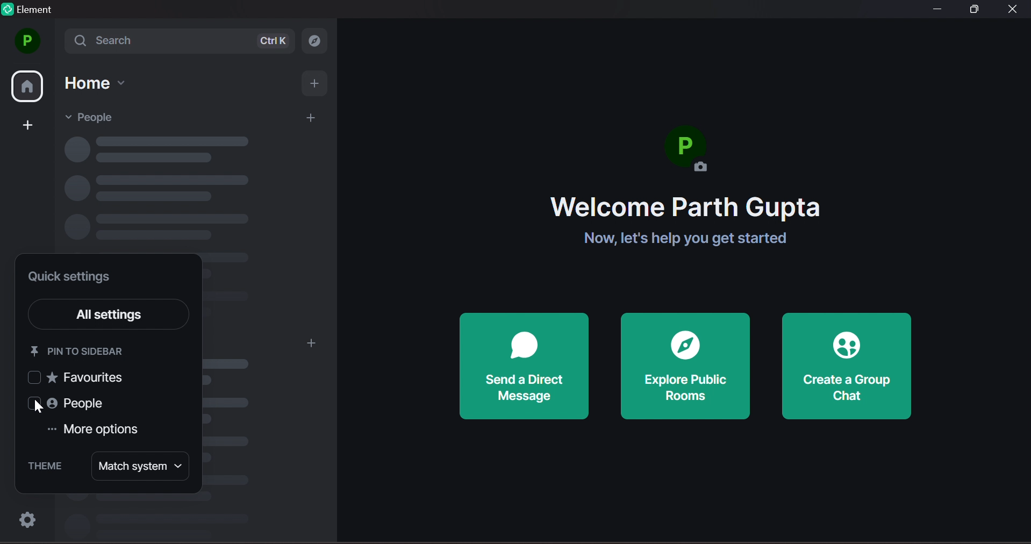  What do you see at coordinates (686, 207) in the screenshot?
I see `welcome parth gupta` at bounding box center [686, 207].